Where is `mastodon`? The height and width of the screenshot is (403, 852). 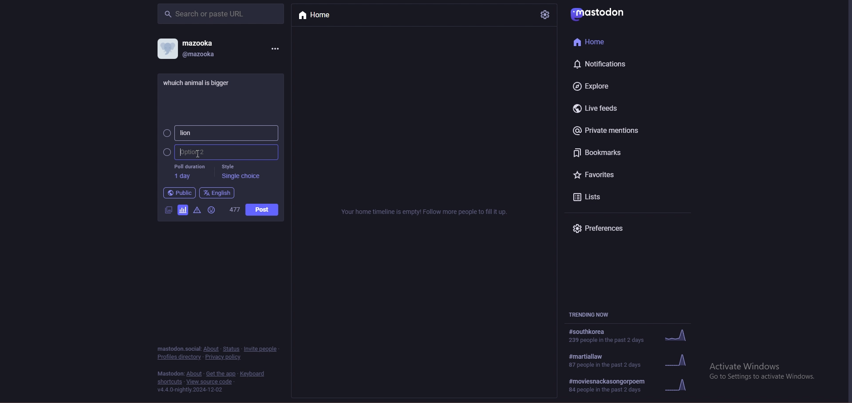 mastodon is located at coordinates (170, 374).